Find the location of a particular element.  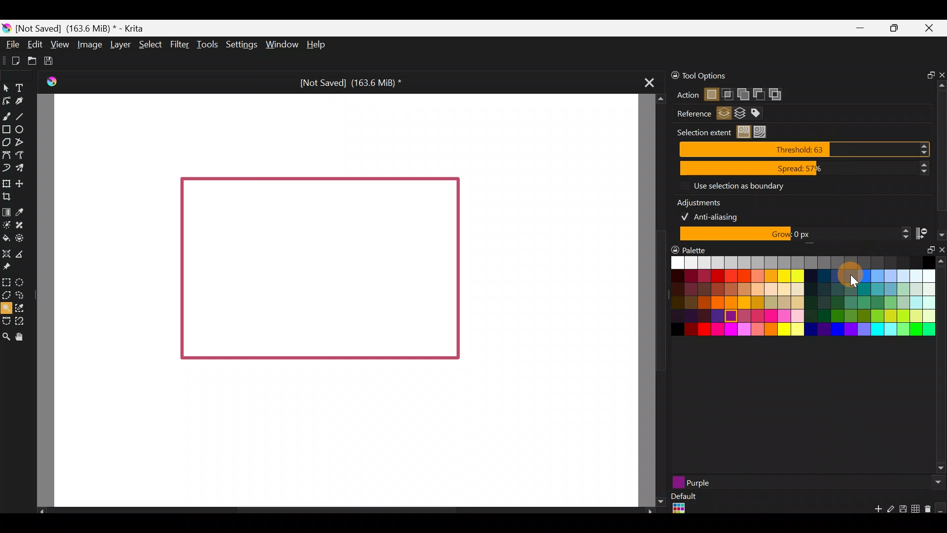

Remove swatch/group is located at coordinates (930, 512).